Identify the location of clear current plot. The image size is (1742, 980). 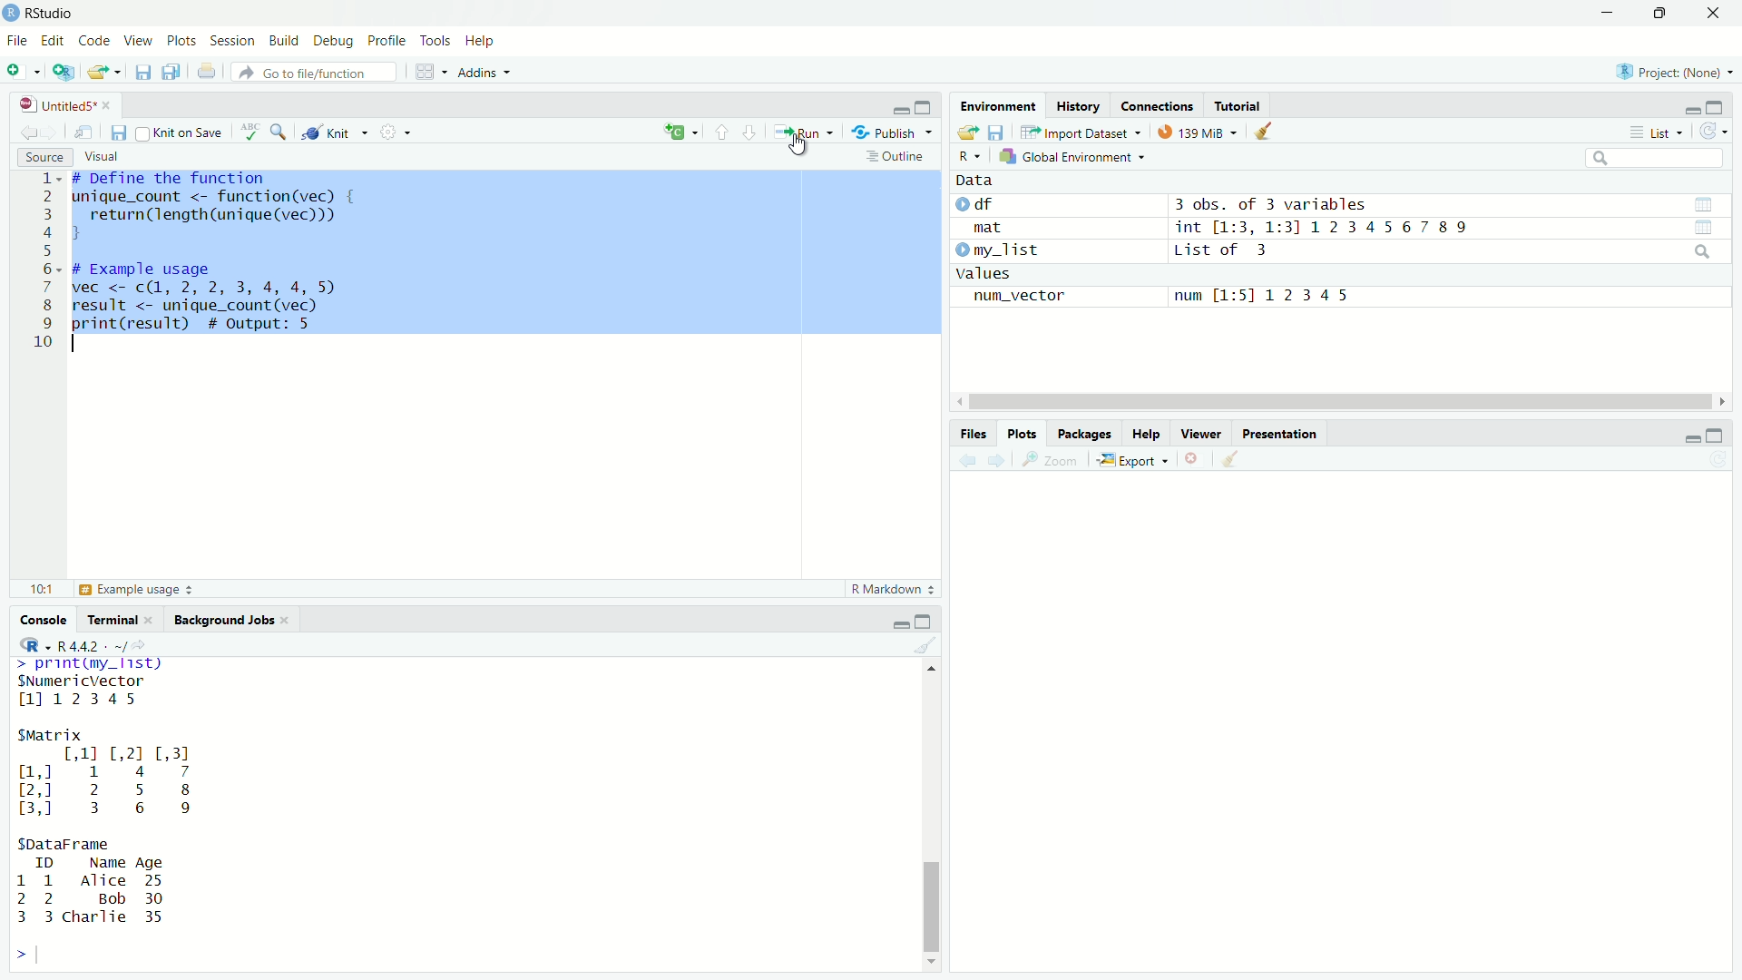
(1194, 460).